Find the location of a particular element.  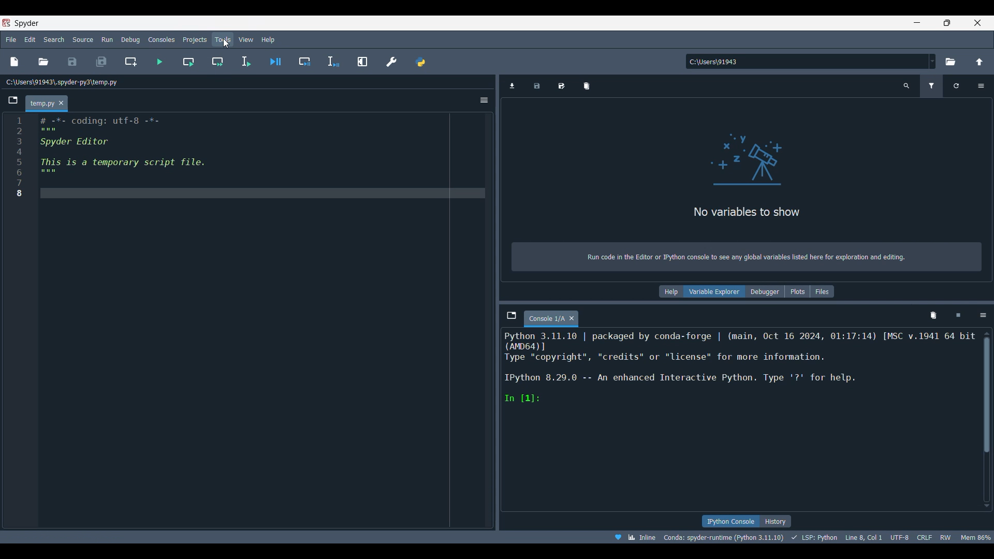

Help menu is located at coordinates (268, 39).